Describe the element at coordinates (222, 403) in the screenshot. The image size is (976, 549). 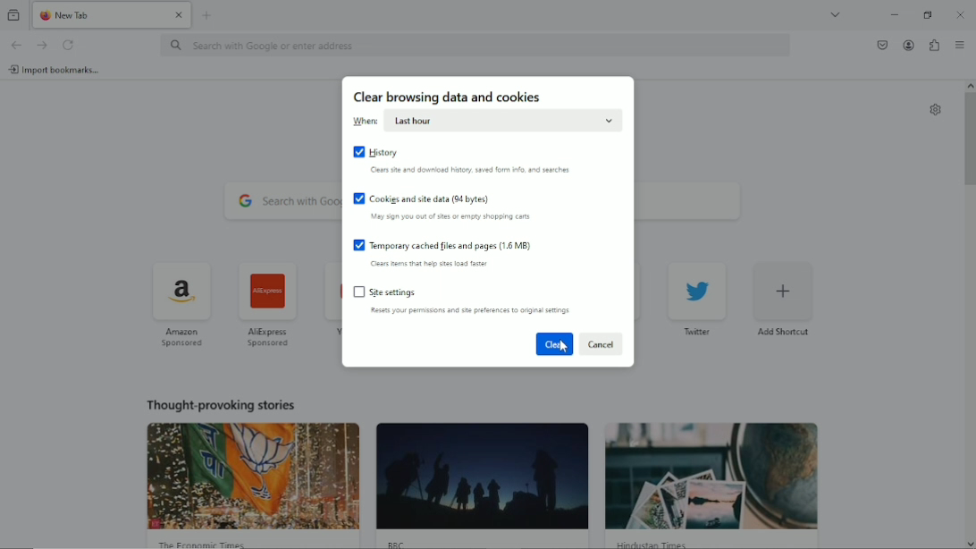
I see `Thought provoking stories` at that location.